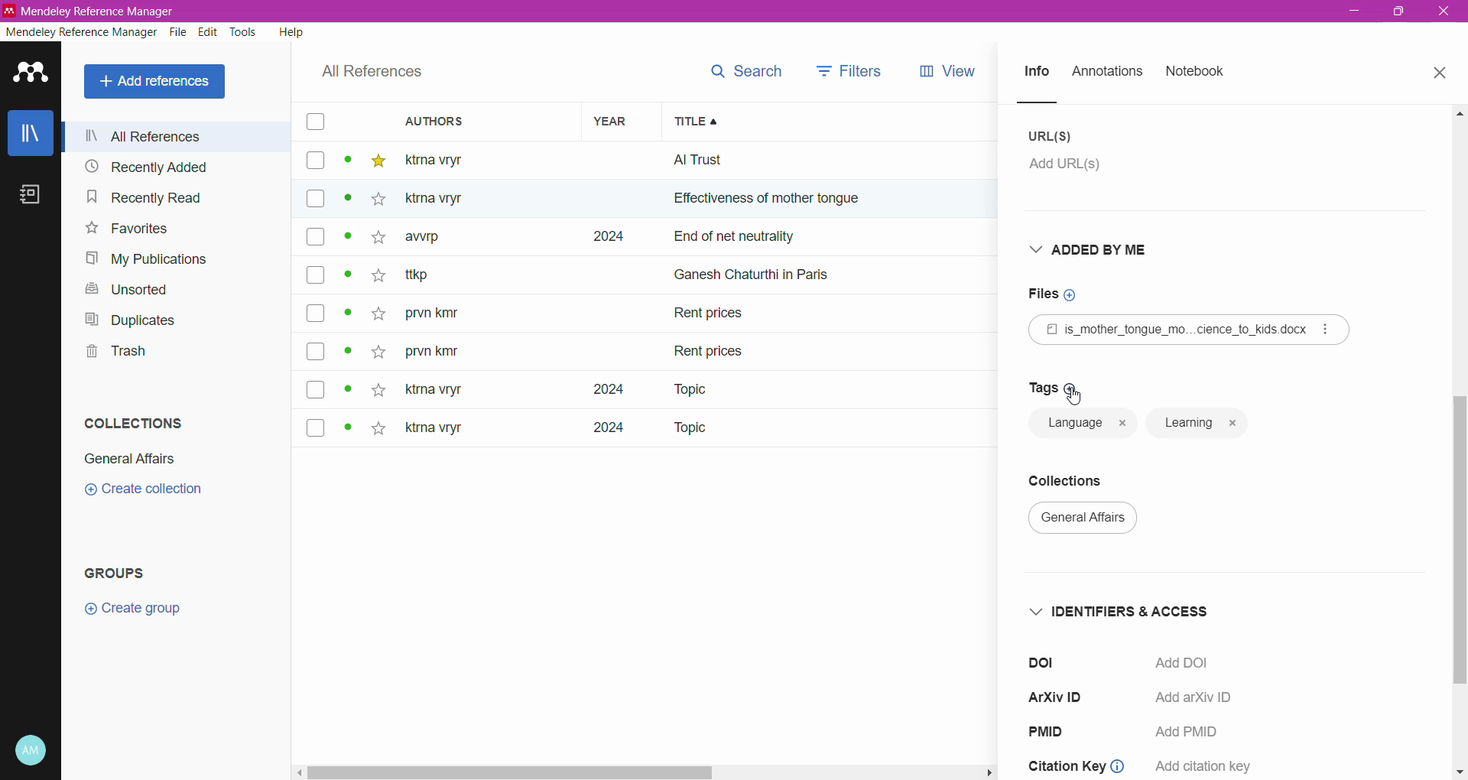 Image resolution: width=1468 pixels, height=780 pixels. I want to click on Account and Help, so click(31, 751).